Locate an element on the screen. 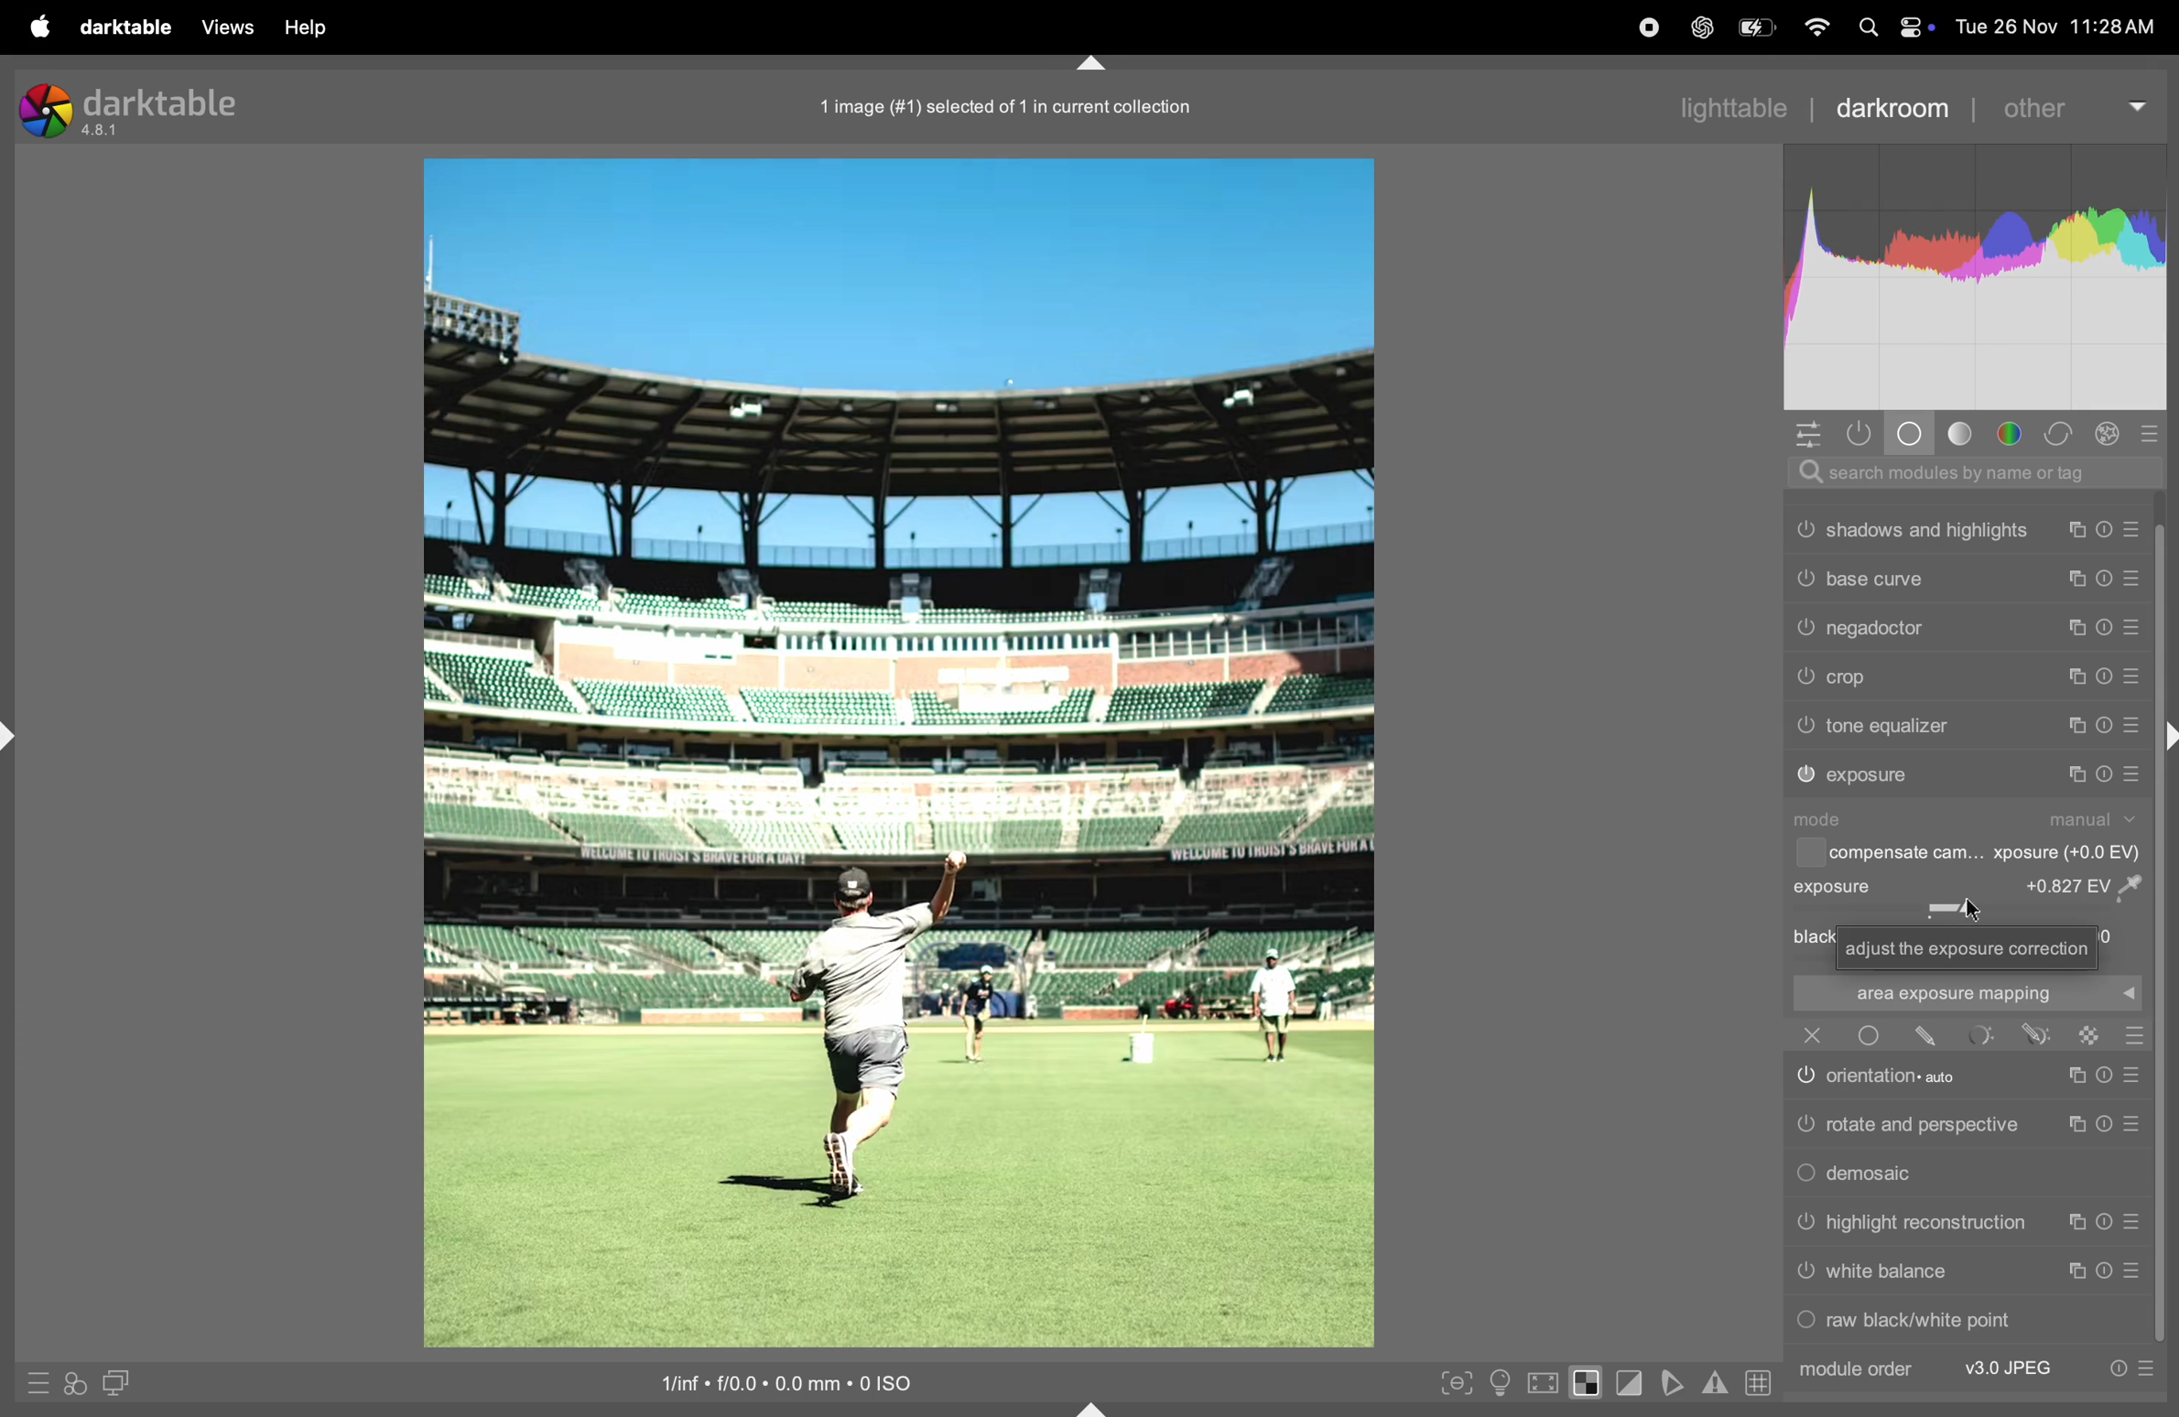 The image size is (2179, 1417). toggle peaking focus mode is located at coordinates (1451, 1380).